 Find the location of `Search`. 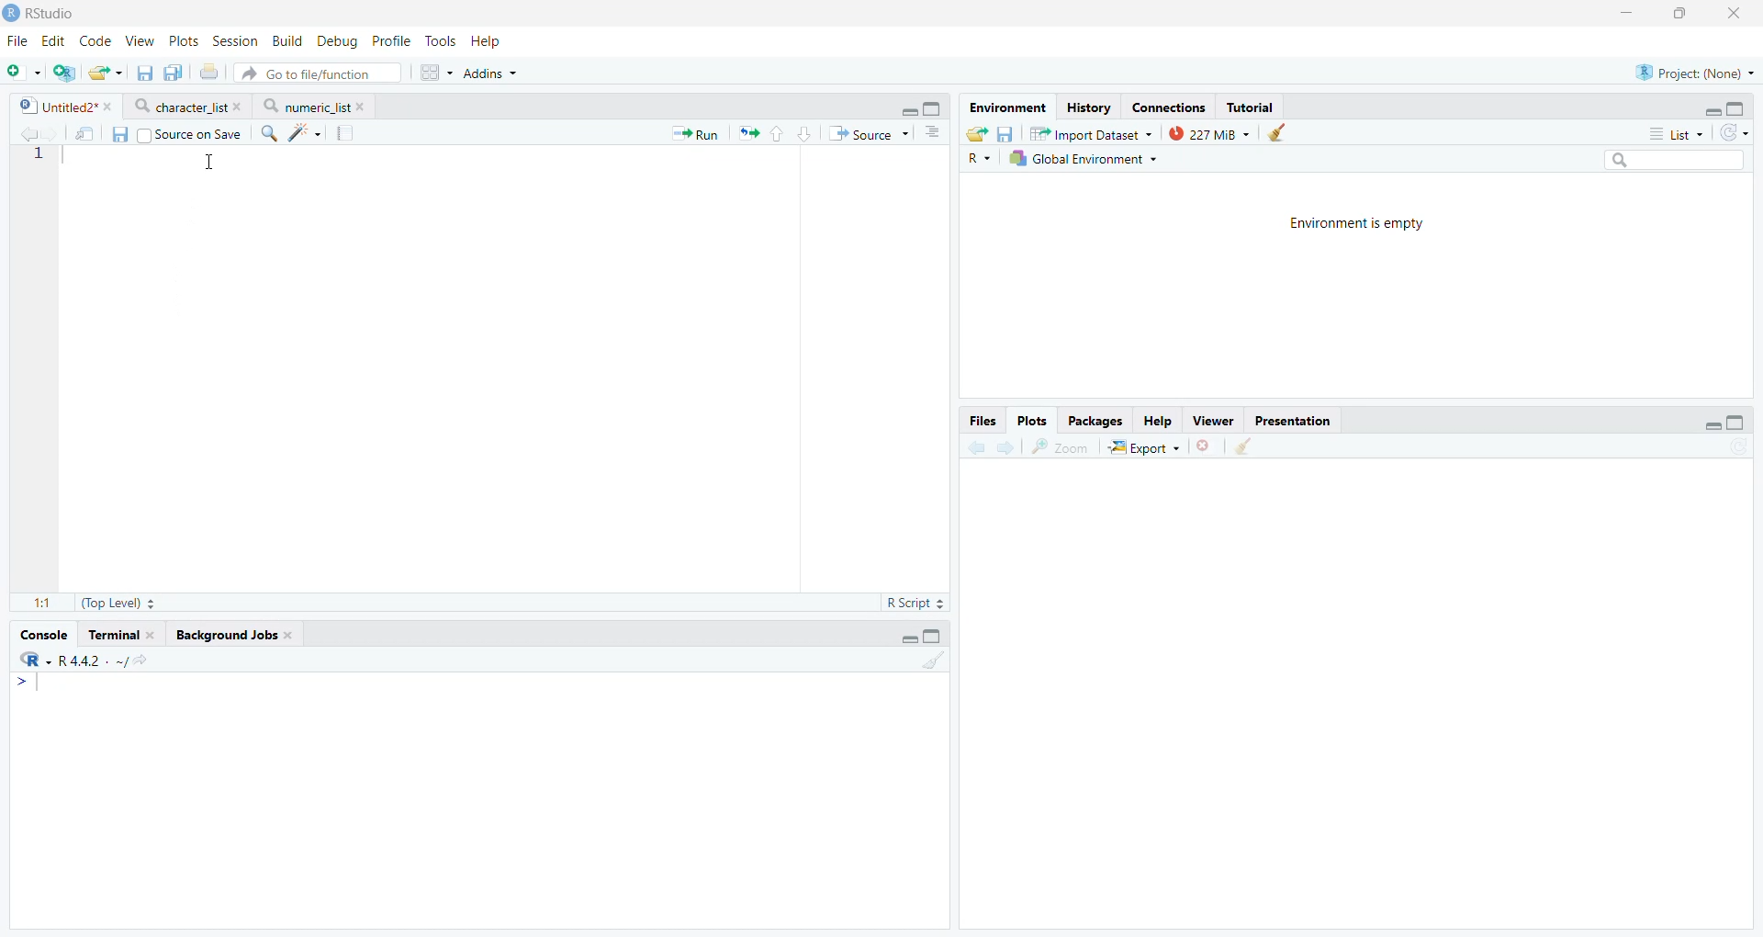

Search is located at coordinates (1672, 160).